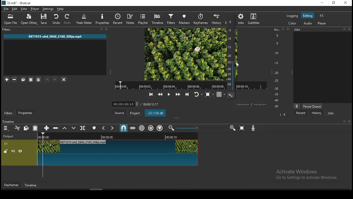 This screenshot has height=199, width=353. Describe the element at coordinates (200, 19) in the screenshot. I see `keyframes` at that location.